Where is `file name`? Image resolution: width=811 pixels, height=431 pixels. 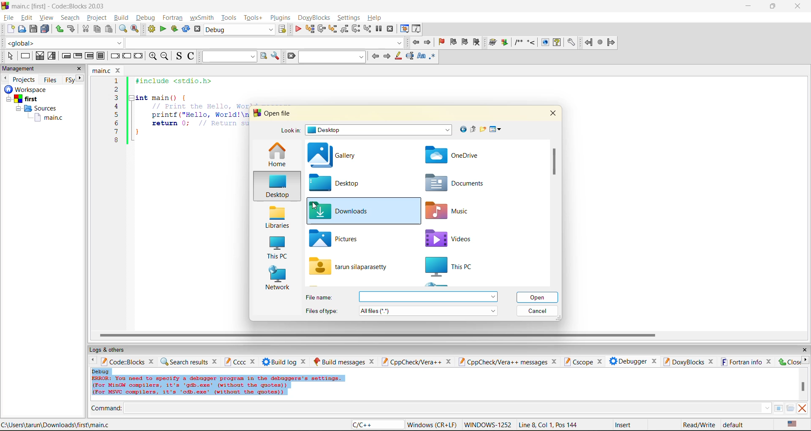
file name is located at coordinates (350, 266).